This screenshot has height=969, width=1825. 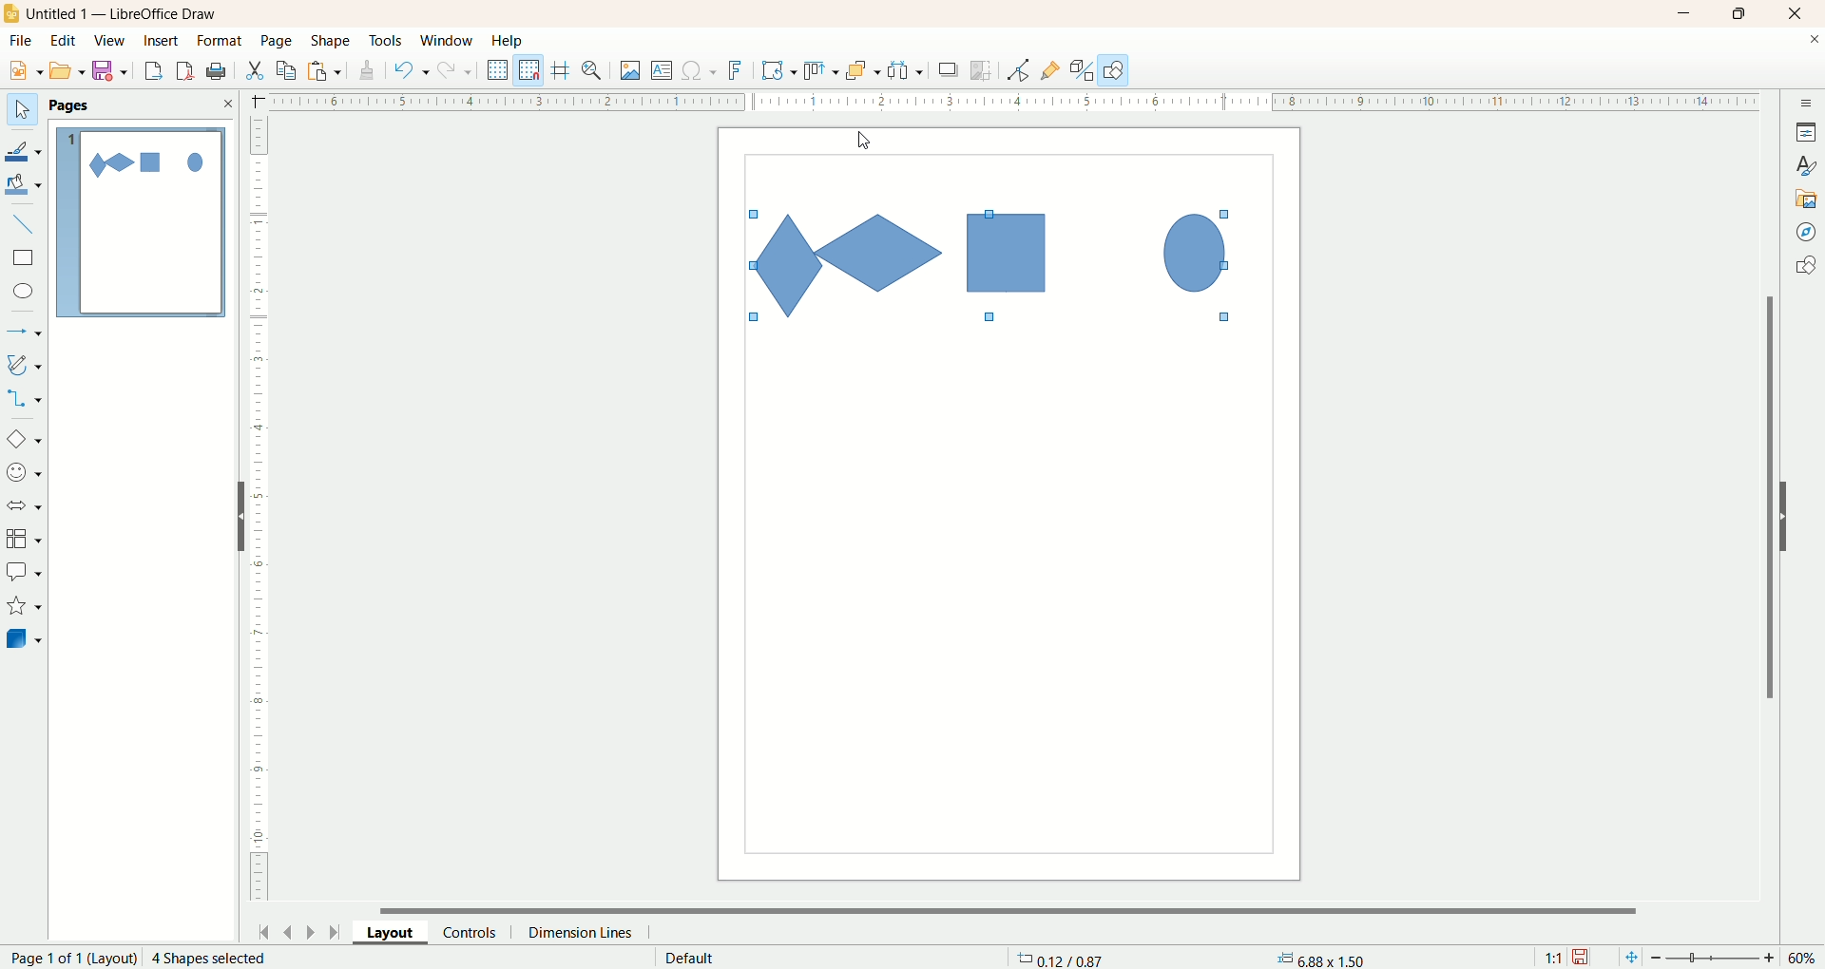 I want to click on scale bar, so click(x=259, y=513).